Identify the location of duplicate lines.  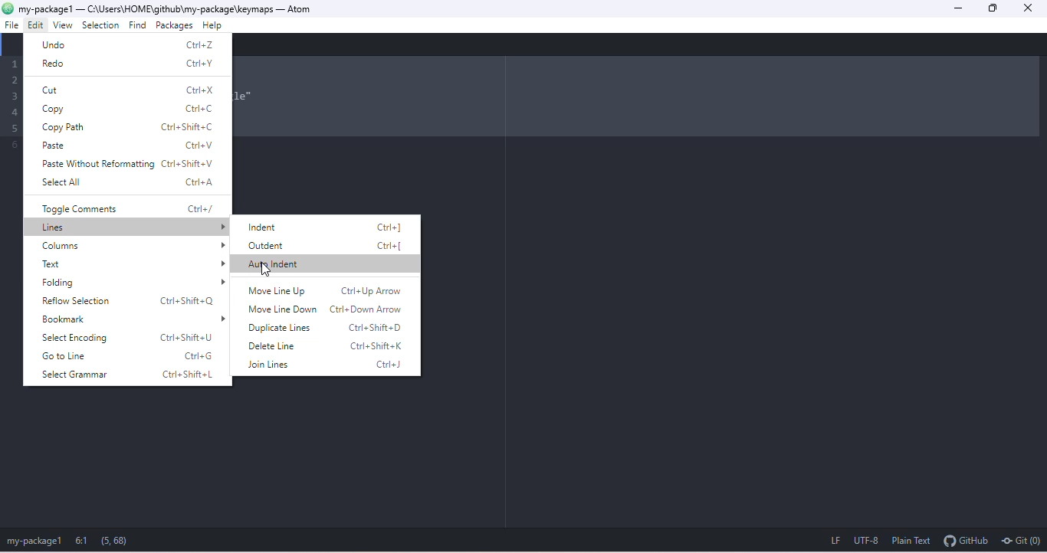
(328, 328).